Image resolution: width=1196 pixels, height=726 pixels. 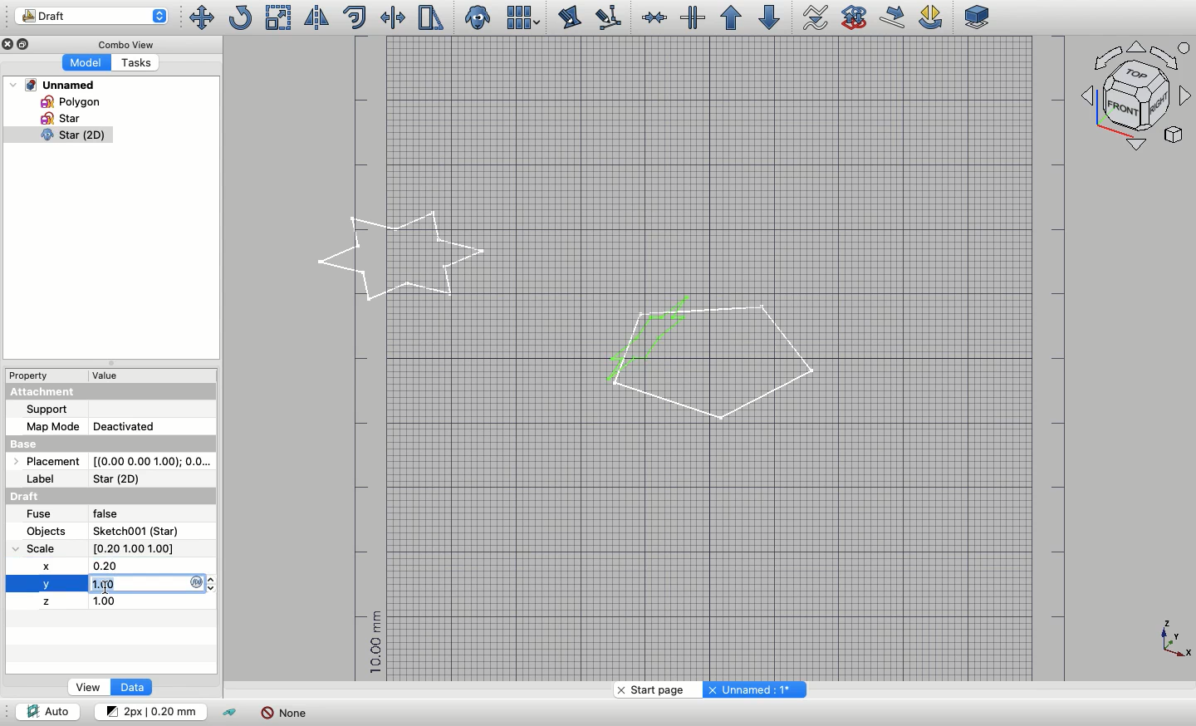 What do you see at coordinates (110, 363) in the screenshot?
I see `Collapse` at bounding box center [110, 363].